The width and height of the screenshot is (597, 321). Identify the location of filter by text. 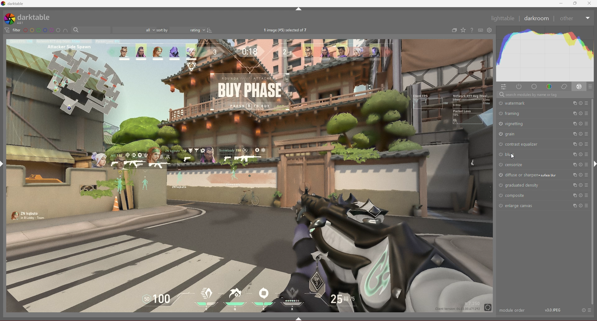
(91, 29).